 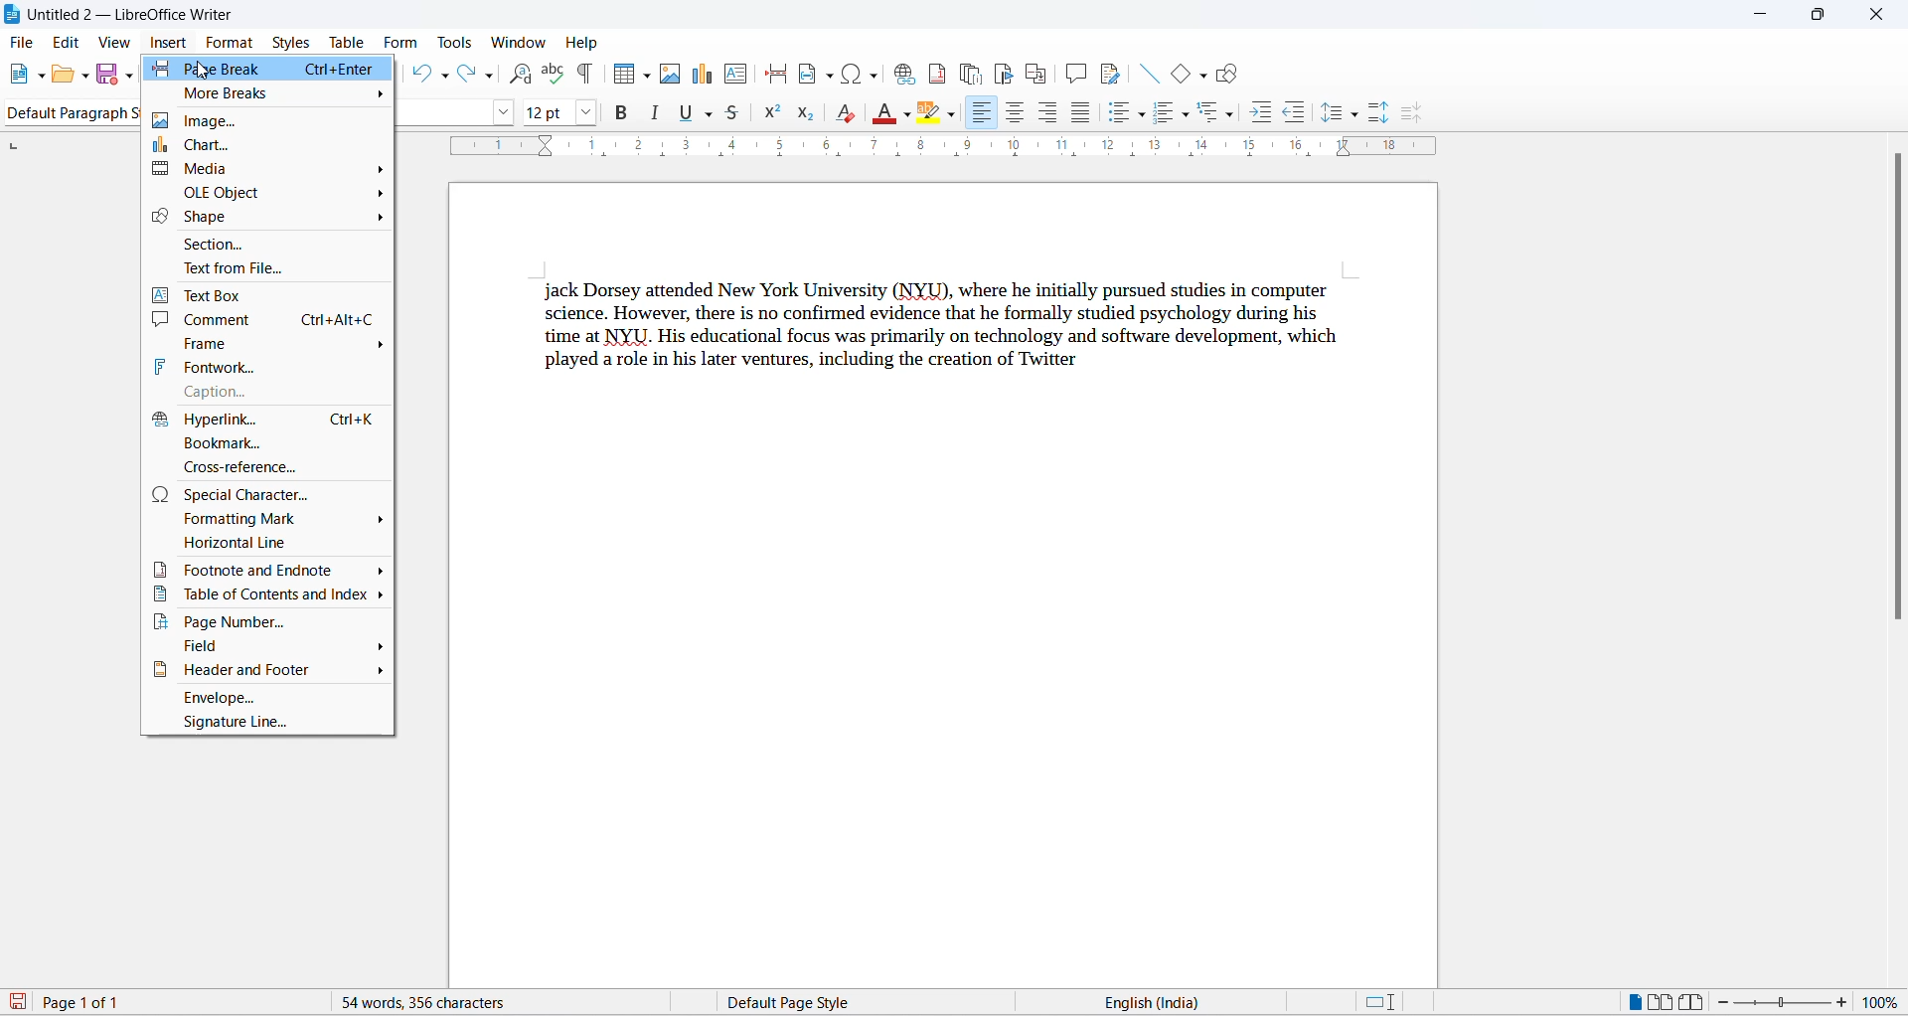 I want to click on LibreOffice Icon, so click(x=12, y=15).